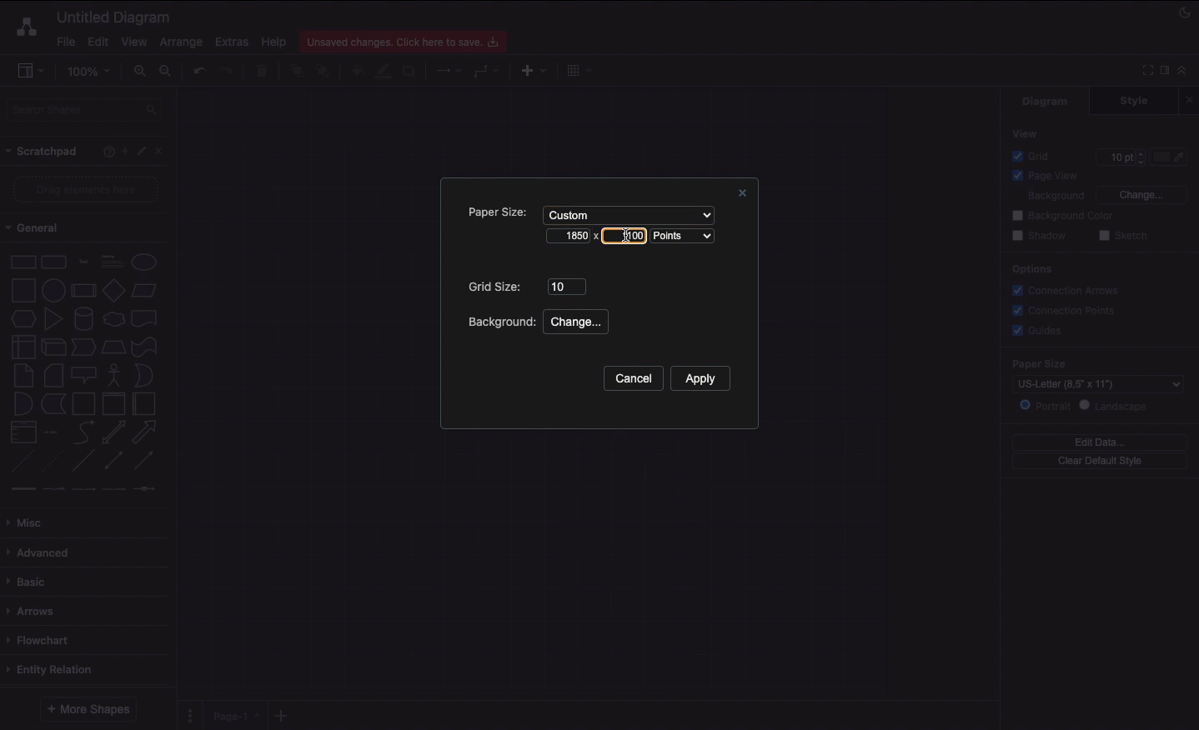 This screenshot has height=730, width=1199. I want to click on Arrow, so click(145, 432).